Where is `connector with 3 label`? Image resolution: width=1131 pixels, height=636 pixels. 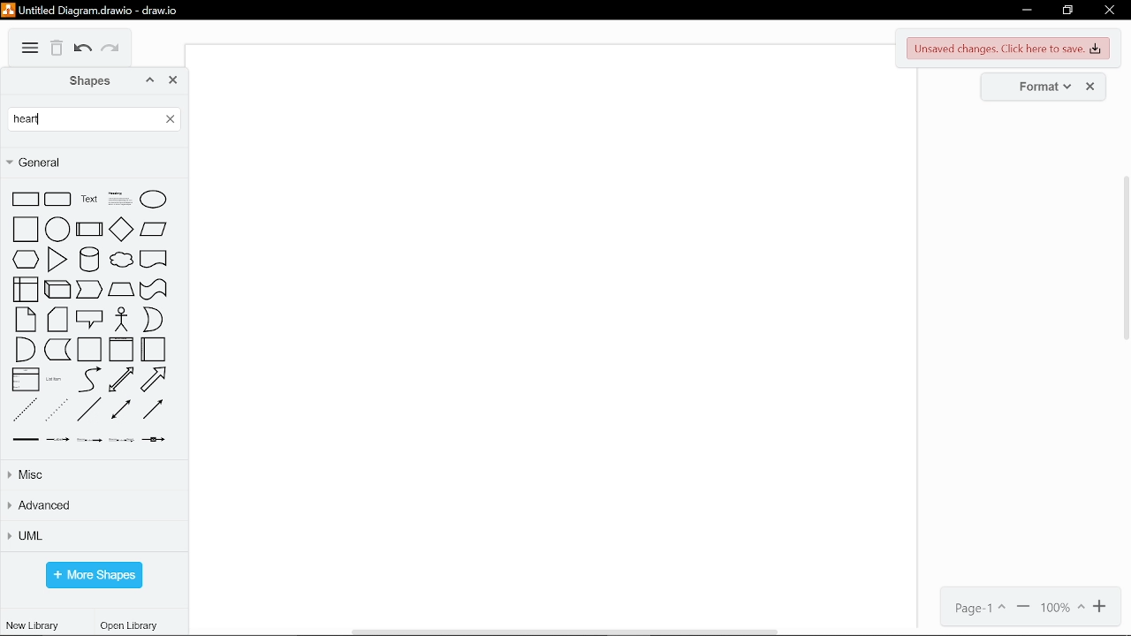
connector with 3 label is located at coordinates (122, 440).